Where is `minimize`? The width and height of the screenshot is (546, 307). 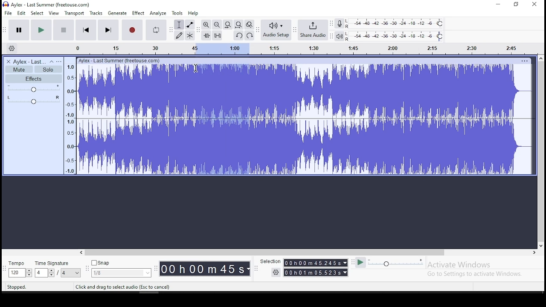
minimize is located at coordinates (498, 4).